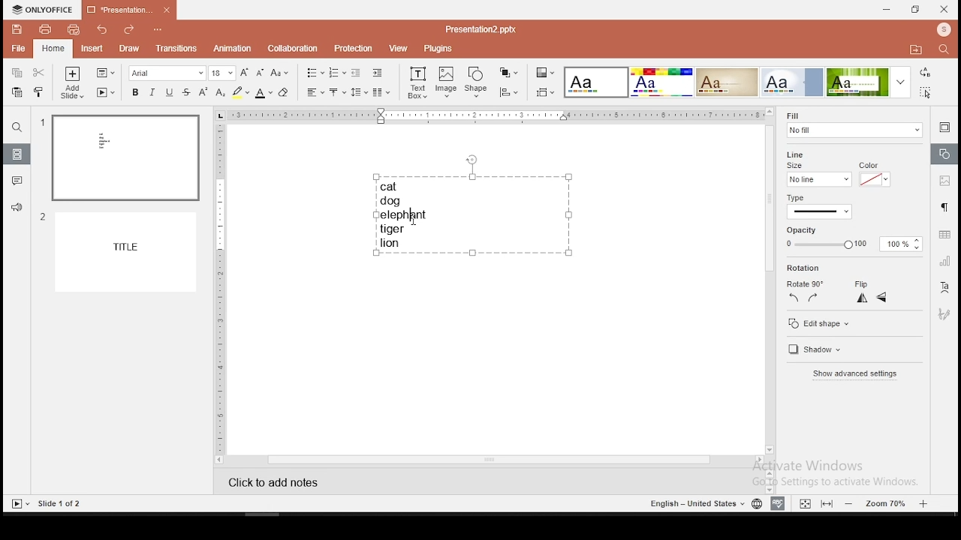 The width and height of the screenshot is (961, 540). Describe the element at coordinates (223, 73) in the screenshot. I see `font size` at that location.